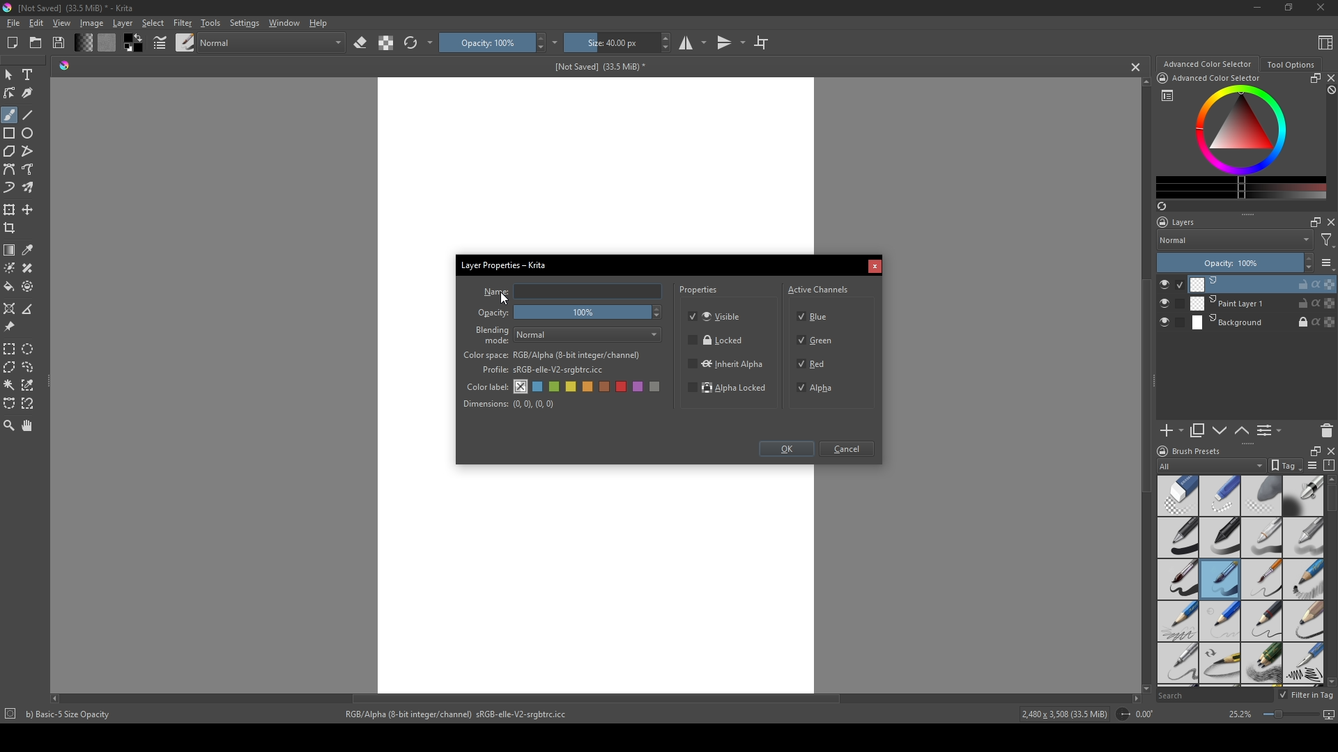 The height and width of the screenshot is (752, 1338). Describe the element at coordinates (1304, 620) in the screenshot. I see `pencil` at that location.